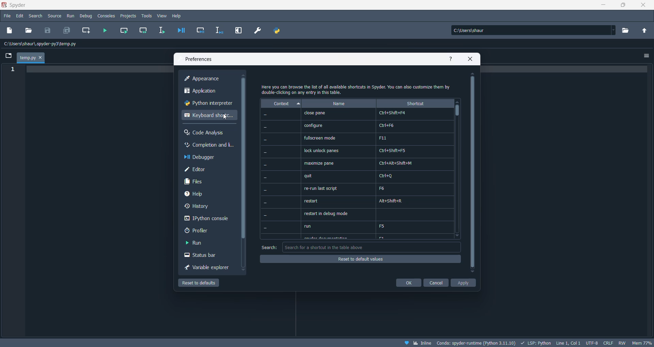  Describe the element at coordinates (207, 92) in the screenshot. I see `application` at that location.